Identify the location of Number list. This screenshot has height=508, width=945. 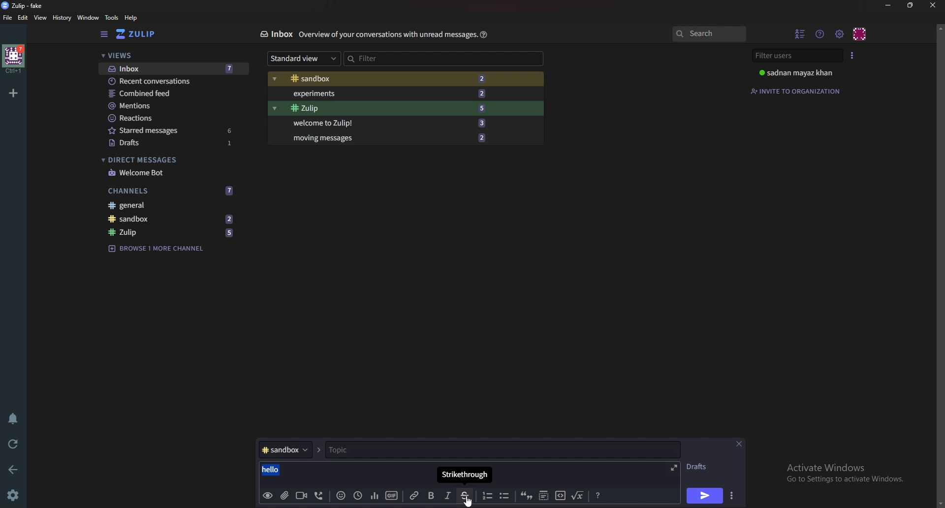
(486, 496).